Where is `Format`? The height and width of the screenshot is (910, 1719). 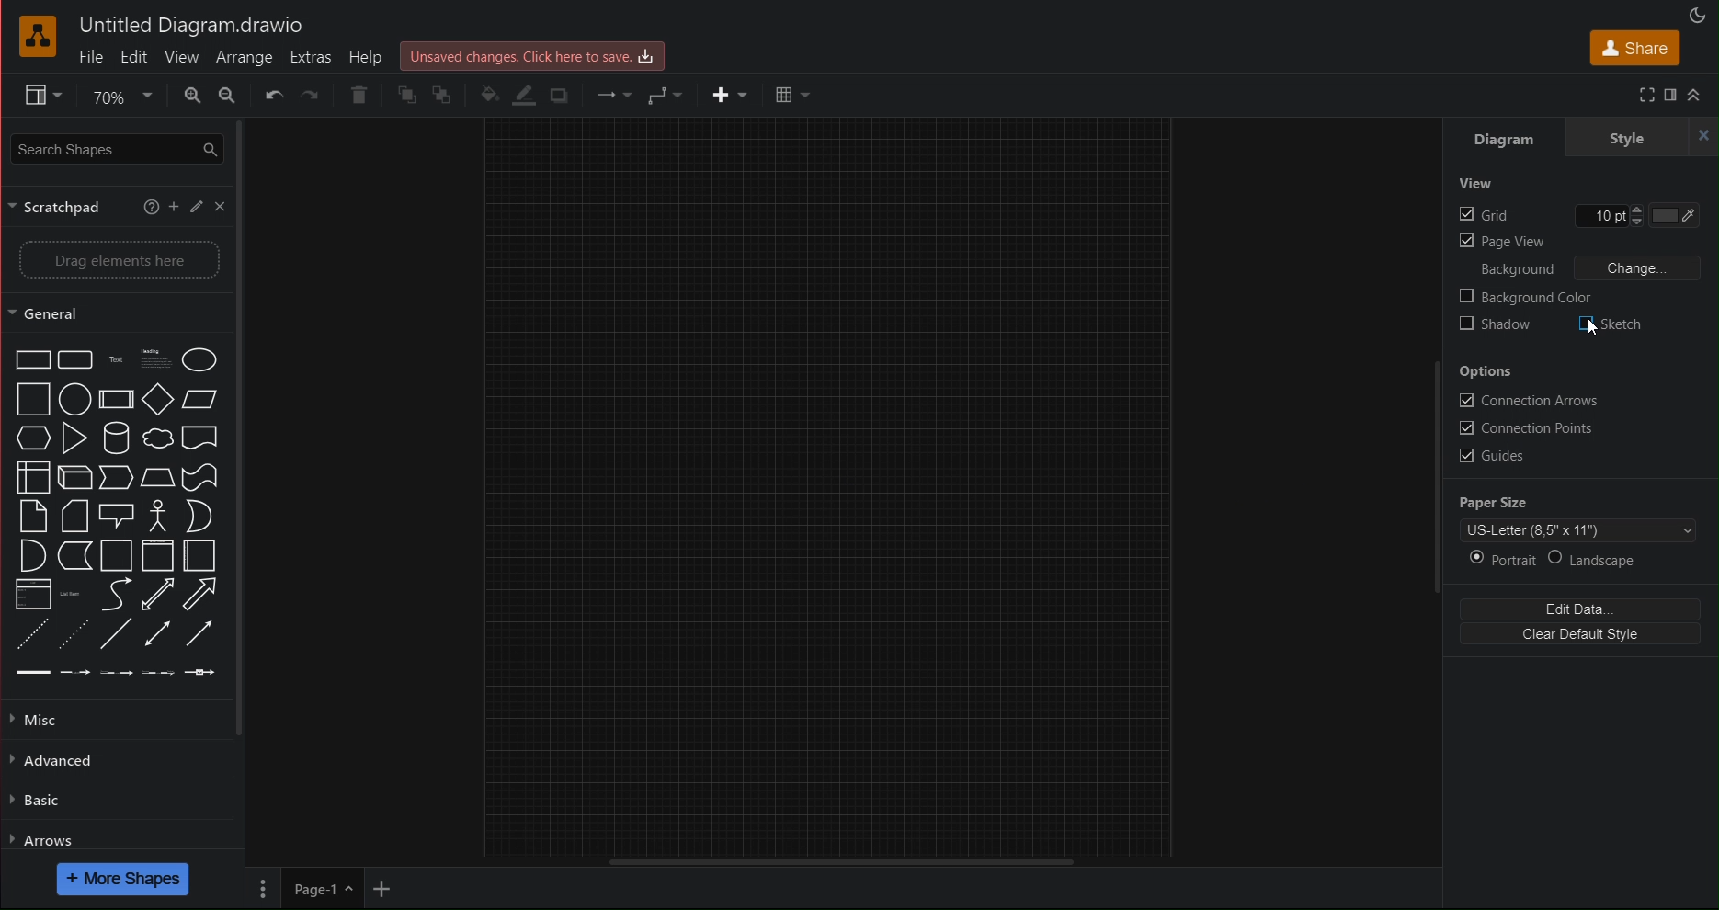
Format is located at coordinates (1672, 96).